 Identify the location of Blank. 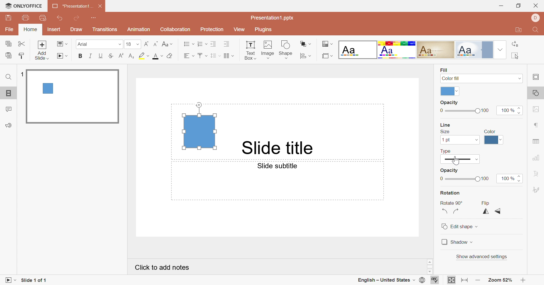
(357, 50).